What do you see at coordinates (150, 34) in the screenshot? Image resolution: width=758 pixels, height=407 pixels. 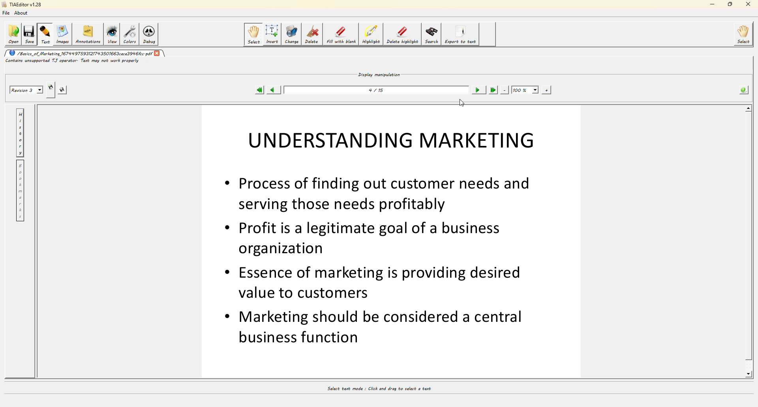 I see `debug` at bounding box center [150, 34].